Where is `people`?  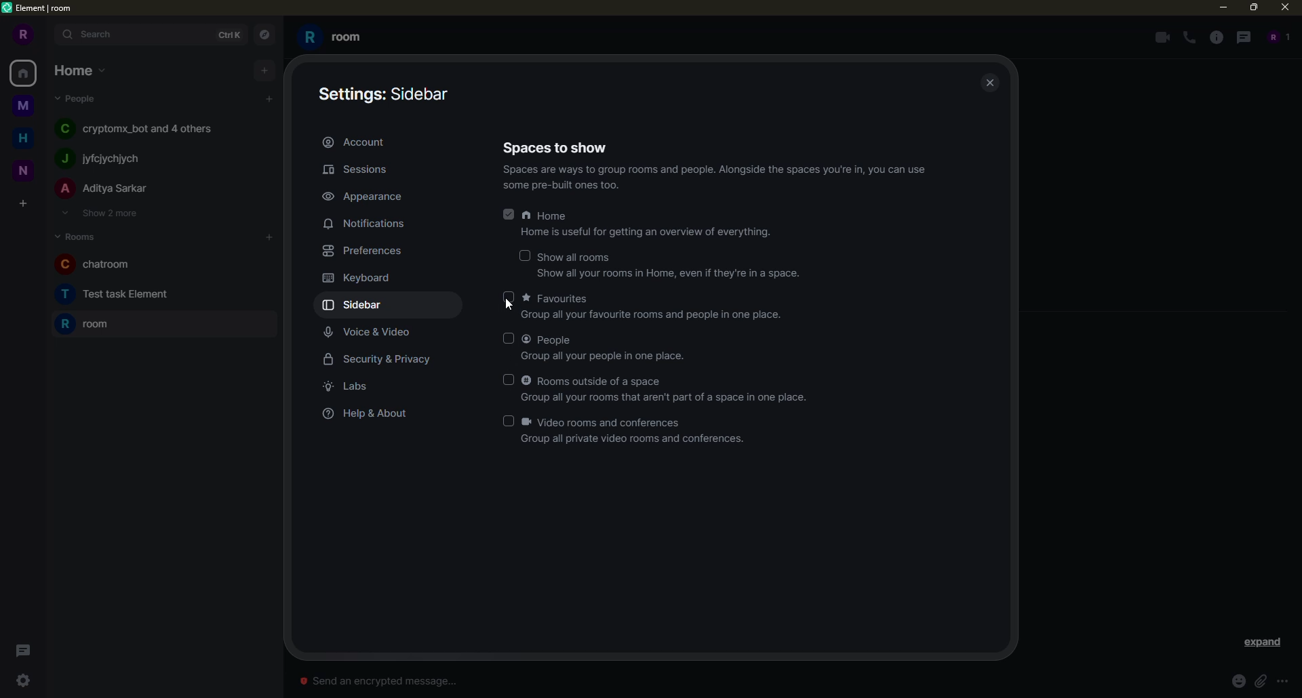 people is located at coordinates (77, 99).